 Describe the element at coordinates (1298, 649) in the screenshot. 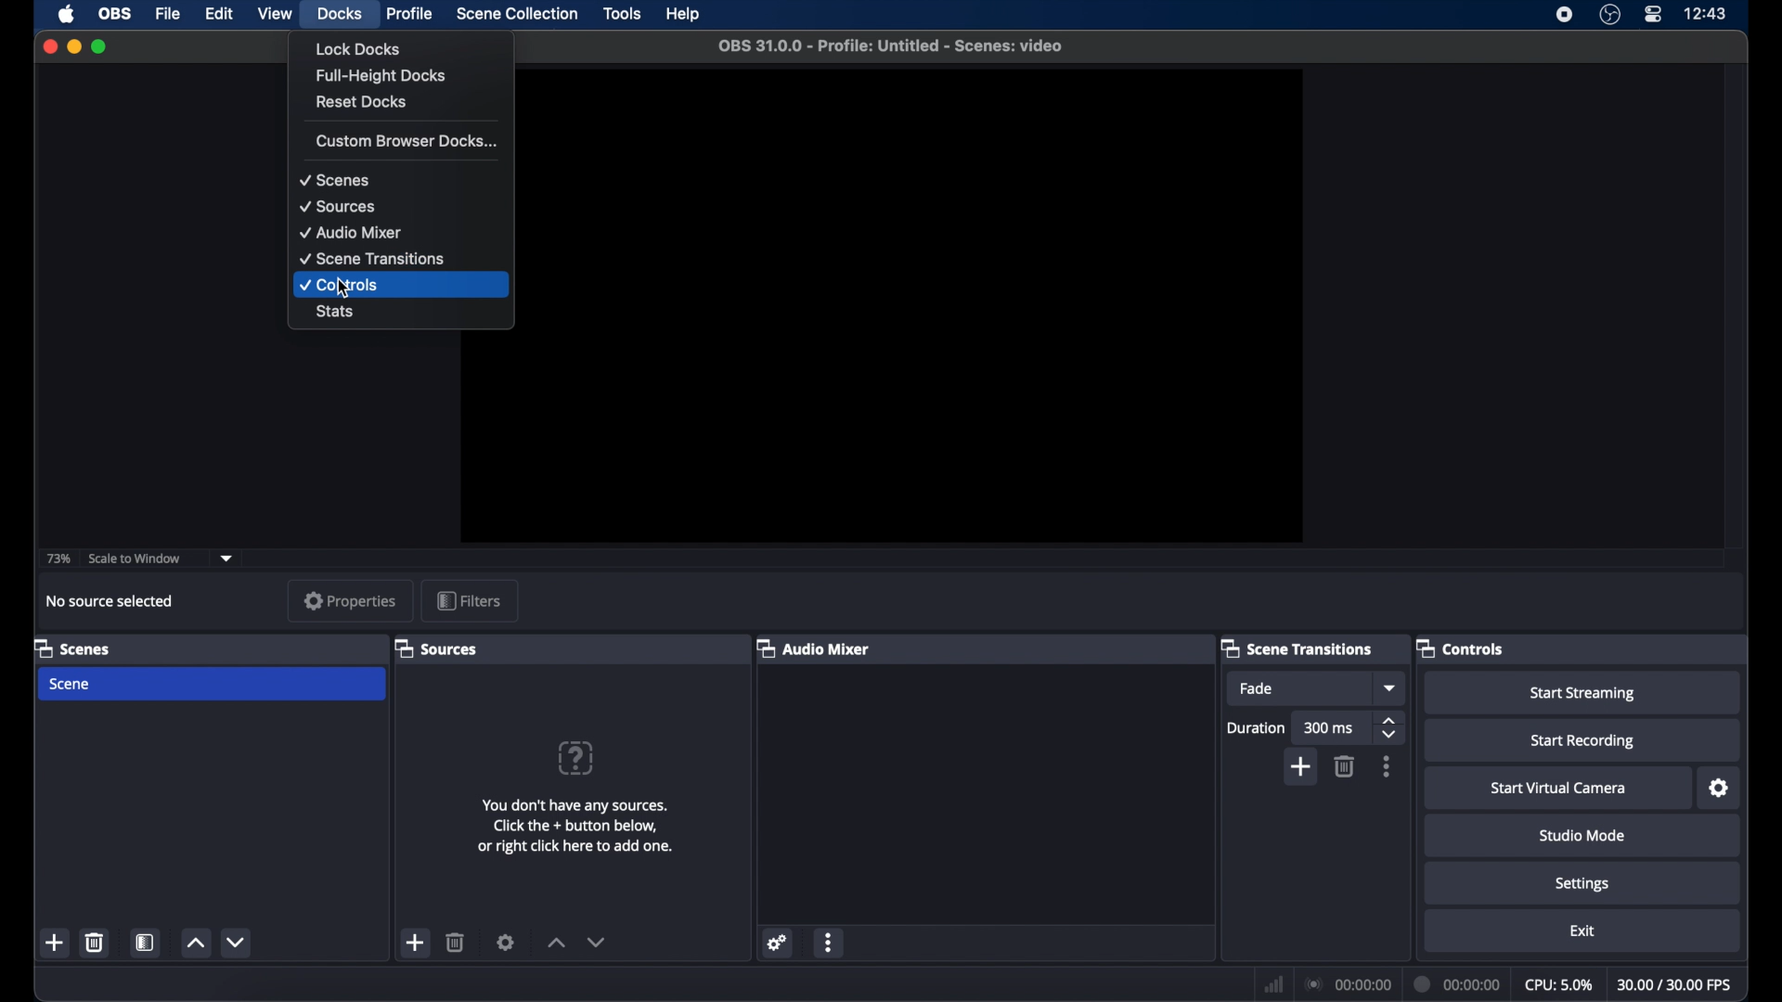

I see `scene transitions` at that location.